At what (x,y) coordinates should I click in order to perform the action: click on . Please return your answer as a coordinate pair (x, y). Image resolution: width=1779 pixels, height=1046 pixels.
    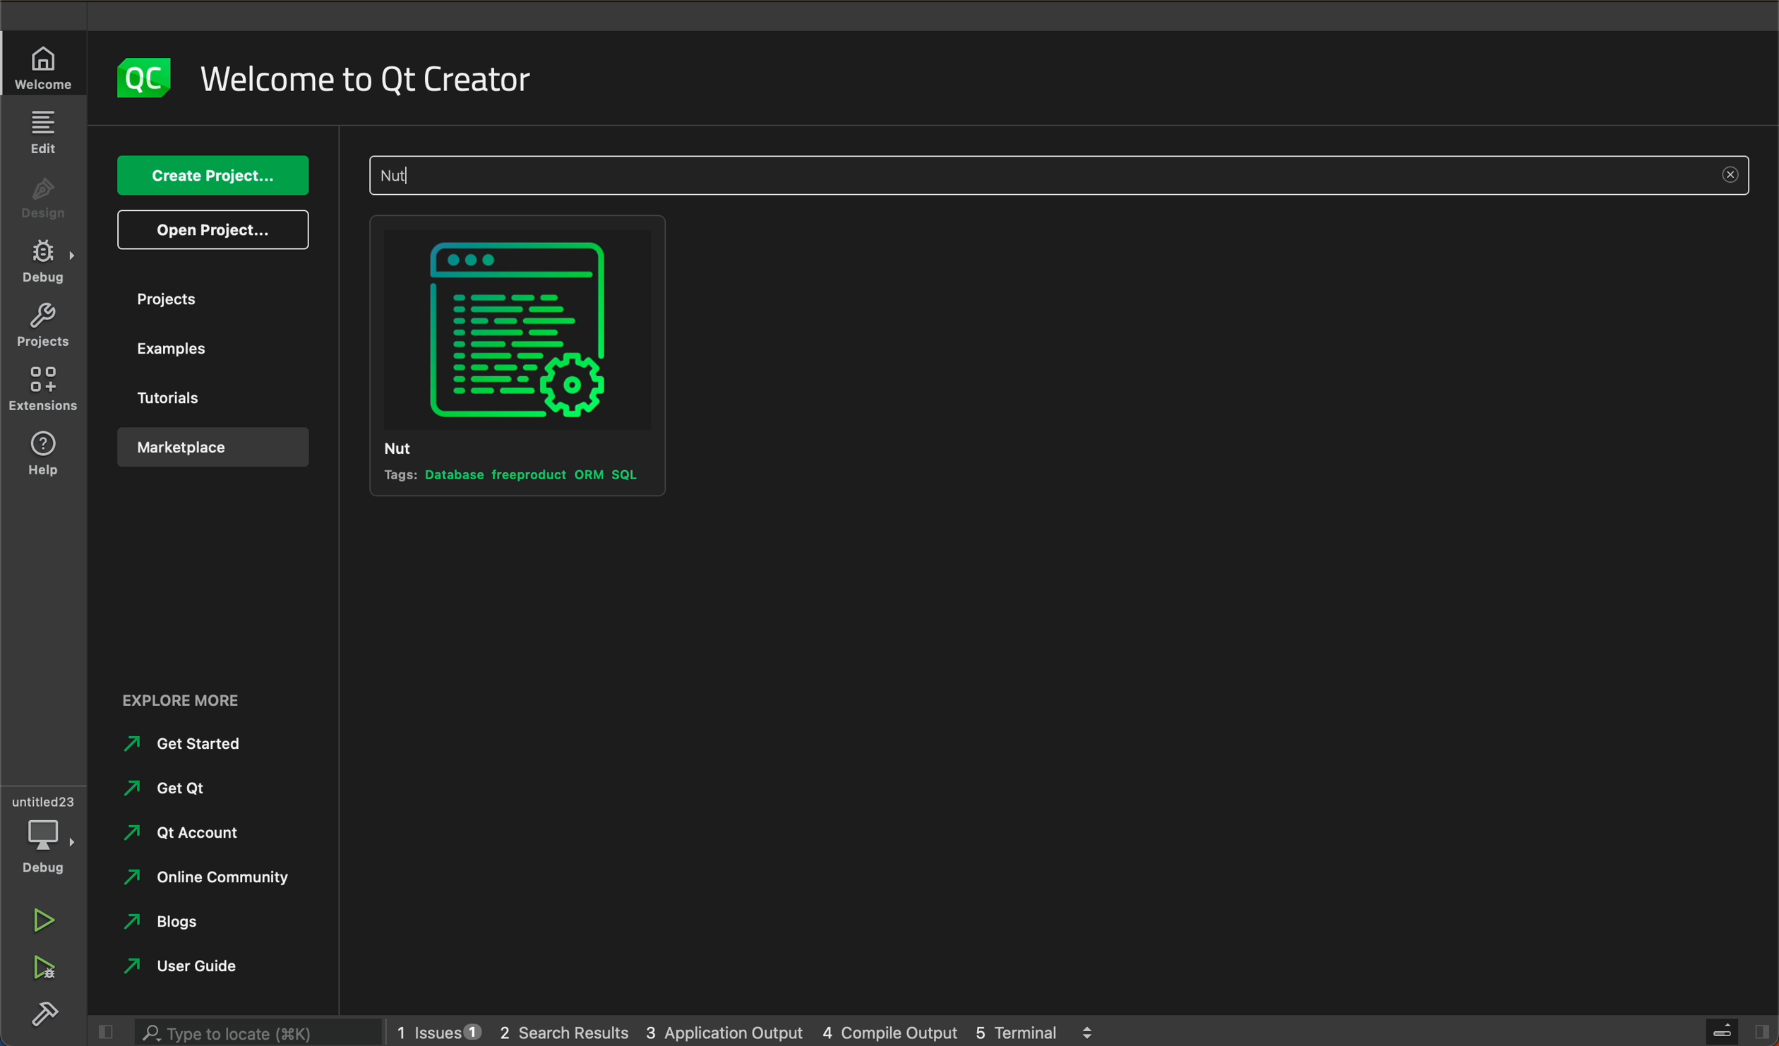
    Looking at the image, I should click on (1060, 175).